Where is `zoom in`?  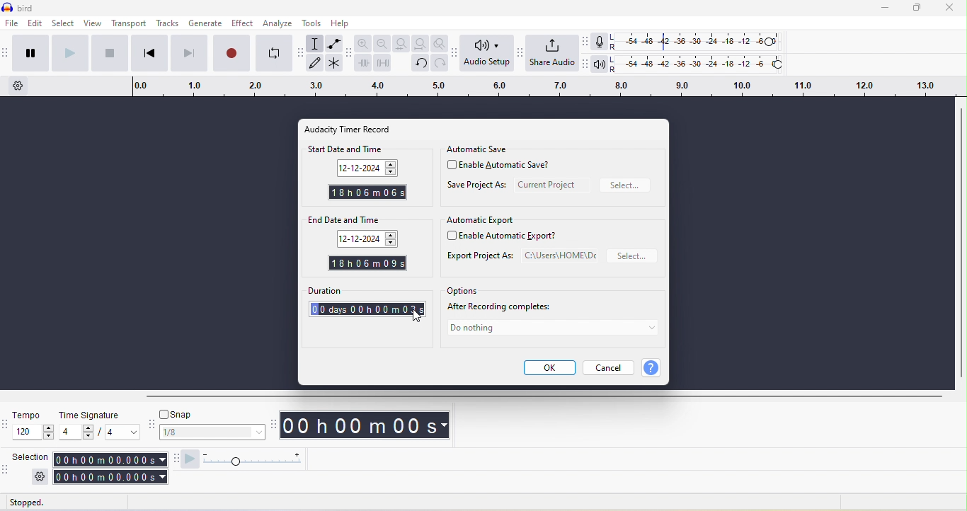
zoom in is located at coordinates (365, 43).